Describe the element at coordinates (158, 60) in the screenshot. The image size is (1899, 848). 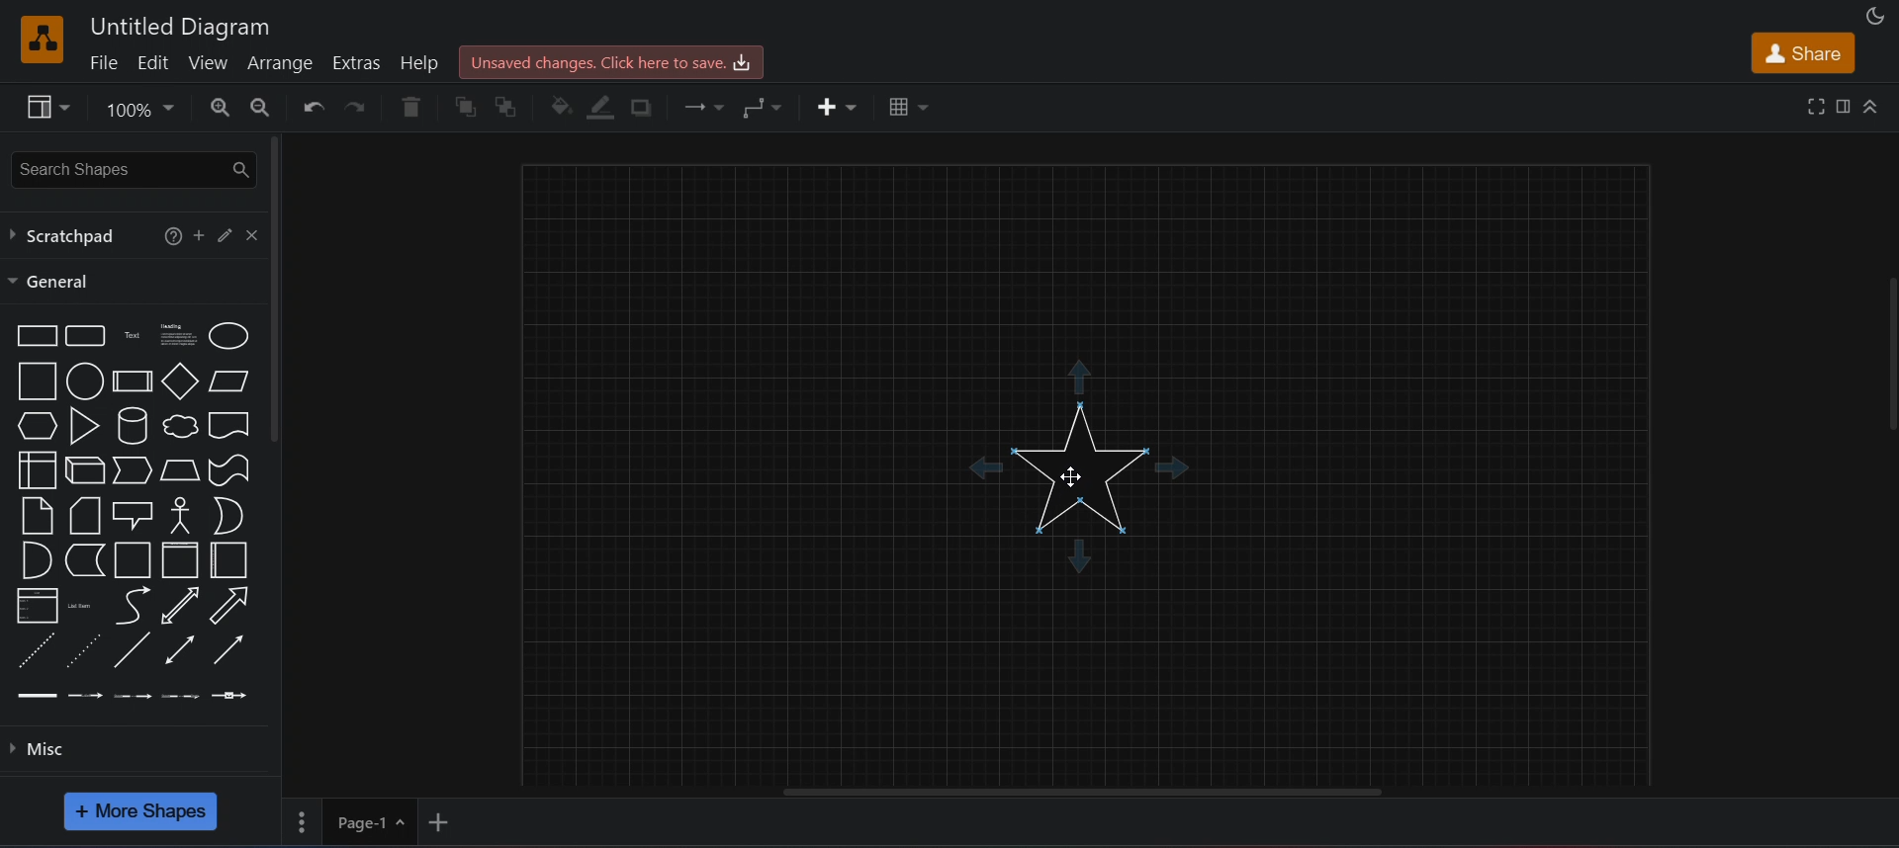
I see `edit` at that location.